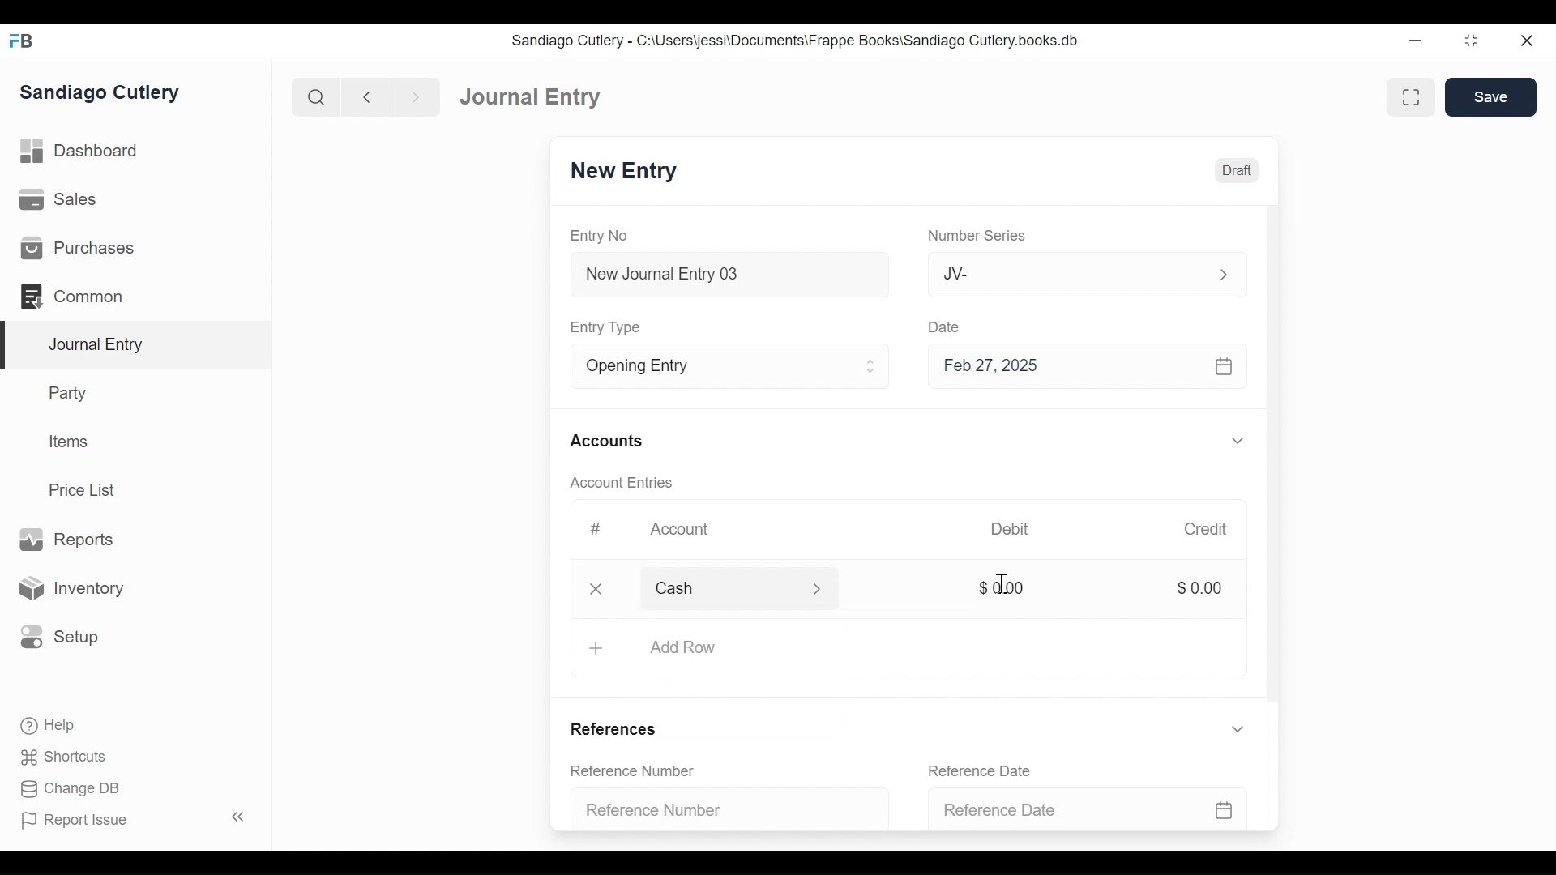 This screenshot has height=875, width=1556. I want to click on $0.00, so click(1002, 587).